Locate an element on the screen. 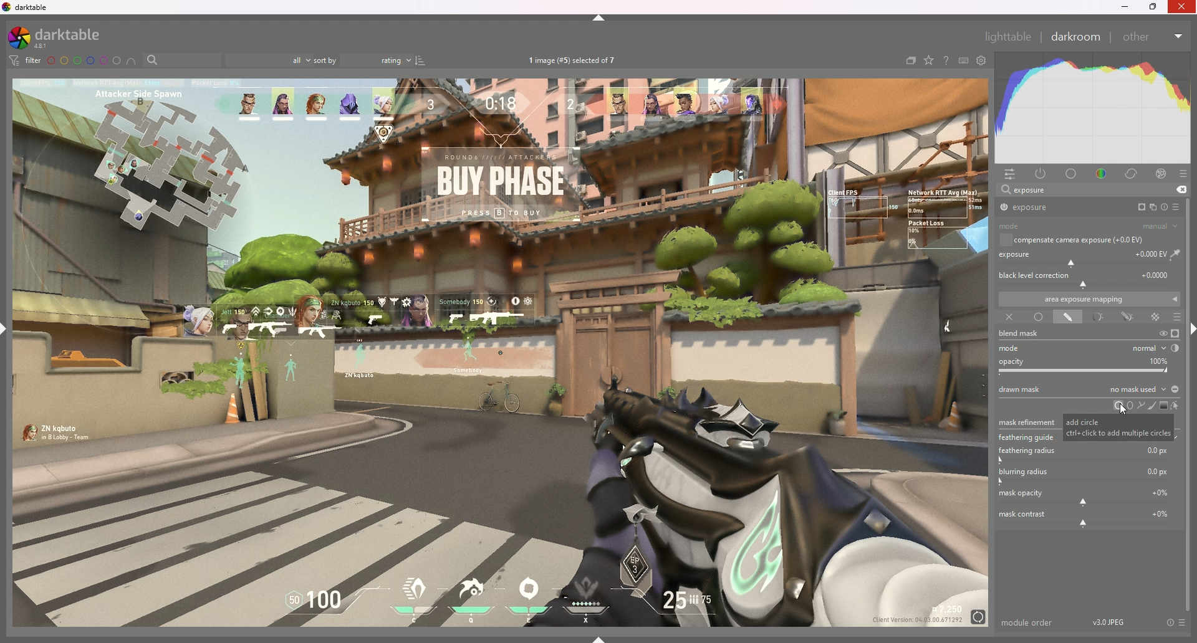  help is located at coordinates (945, 60).